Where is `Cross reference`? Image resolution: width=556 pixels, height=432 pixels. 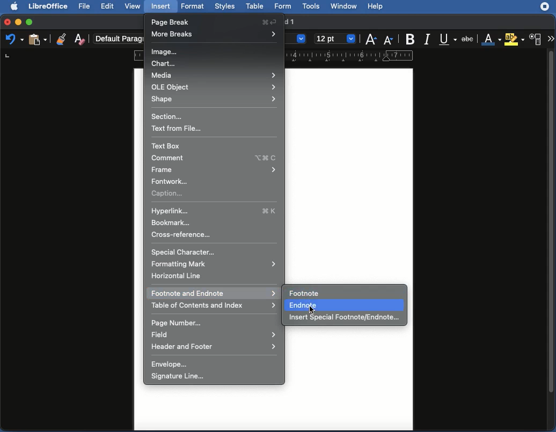
Cross reference is located at coordinates (182, 235).